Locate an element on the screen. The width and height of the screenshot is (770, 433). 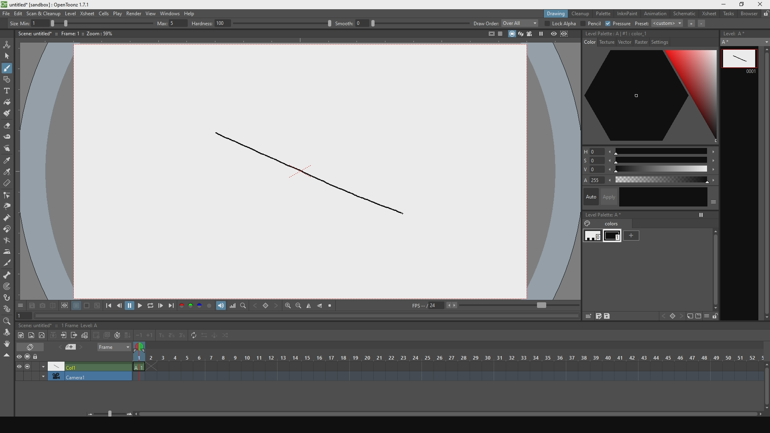
zoom in is located at coordinates (288, 306).